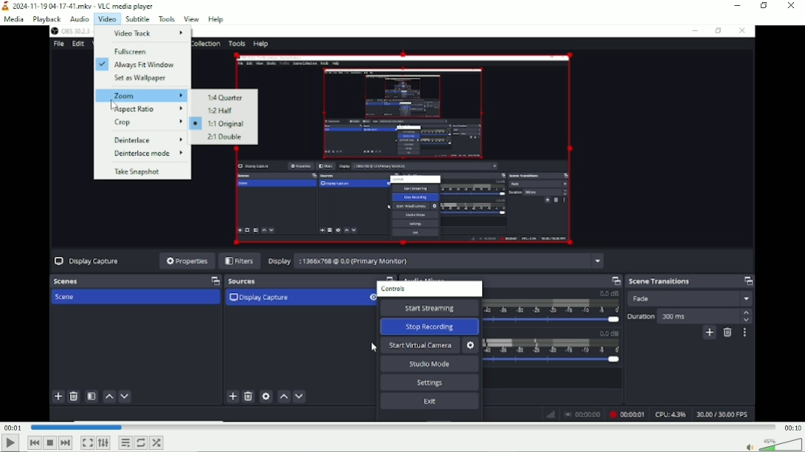 This screenshot has width=805, height=452. I want to click on help, so click(216, 18).